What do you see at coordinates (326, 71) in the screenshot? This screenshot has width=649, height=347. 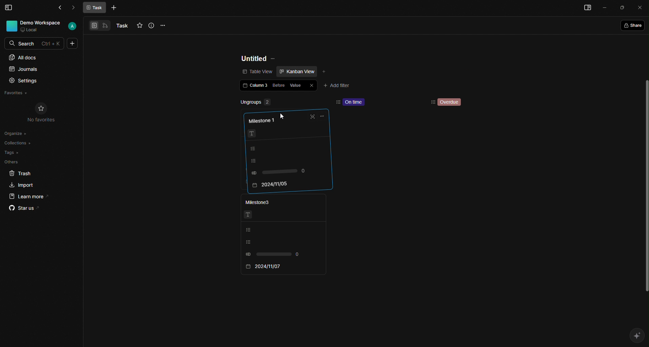 I see `Add` at bounding box center [326, 71].